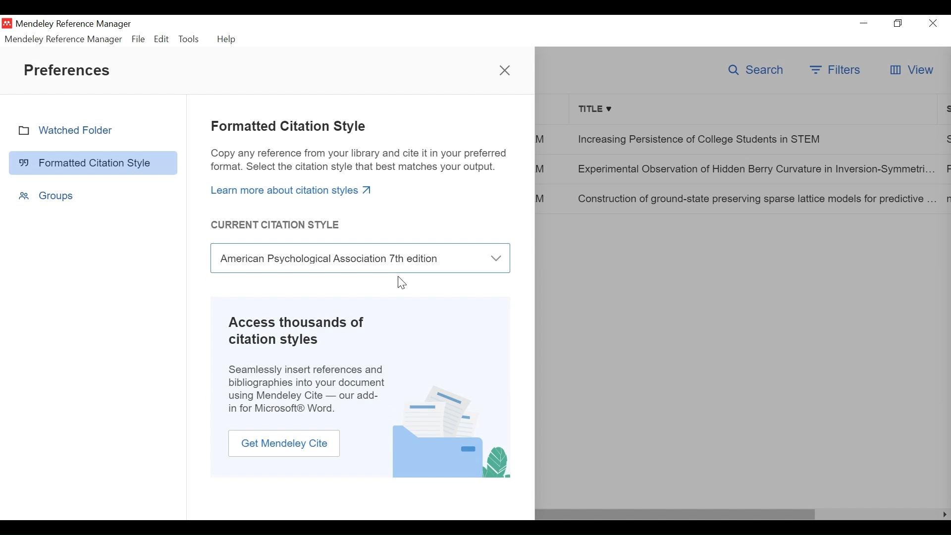  What do you see at coordinates (68, 70) in the screenshot?
I see `Preferences` at bounding box center [68, 70].